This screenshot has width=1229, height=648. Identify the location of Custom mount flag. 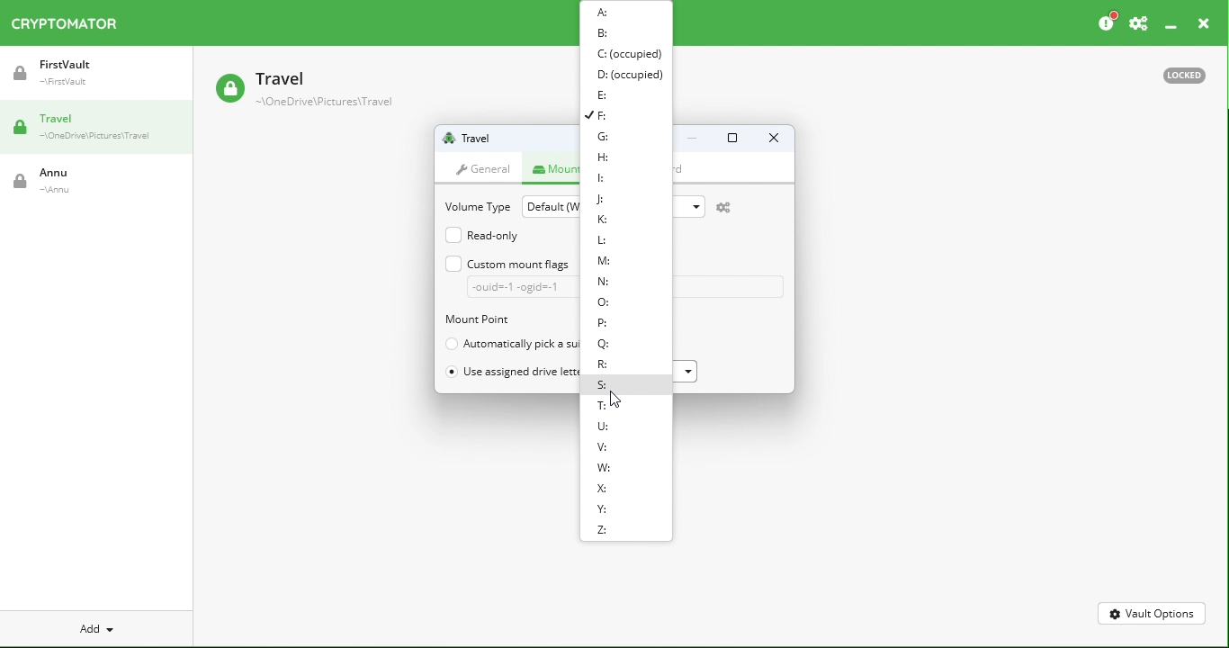
(507, 275).